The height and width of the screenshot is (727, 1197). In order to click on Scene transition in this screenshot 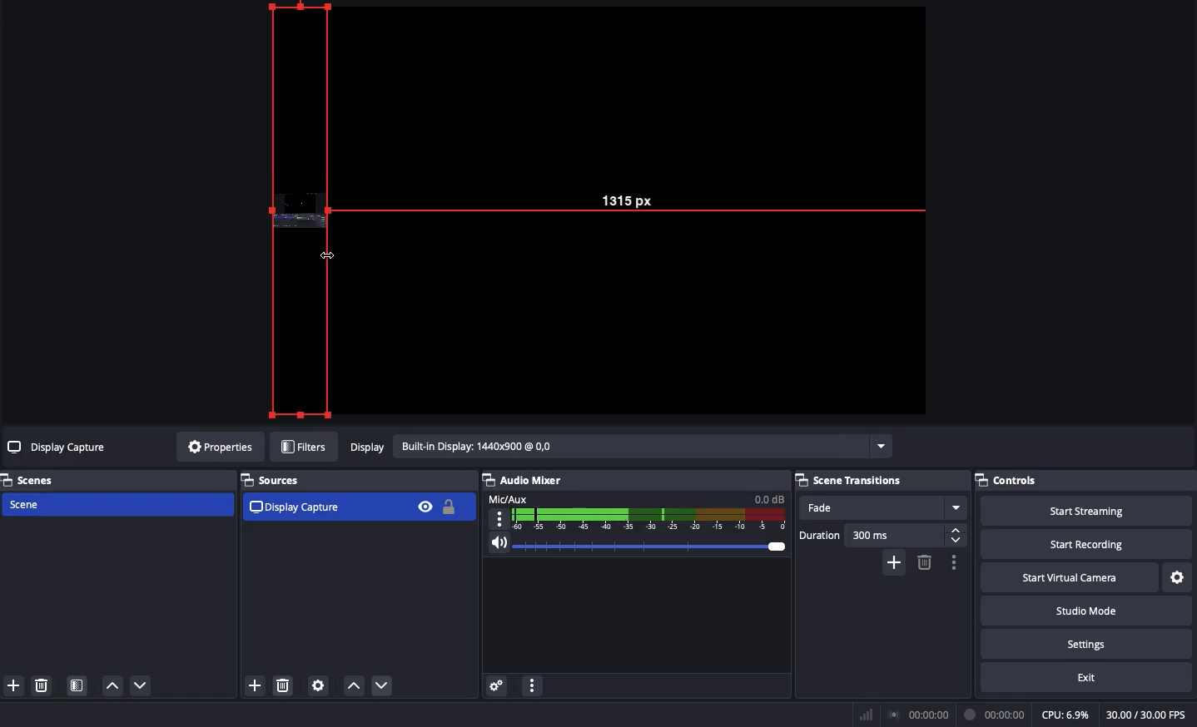, I will do `click(852, 480)`.